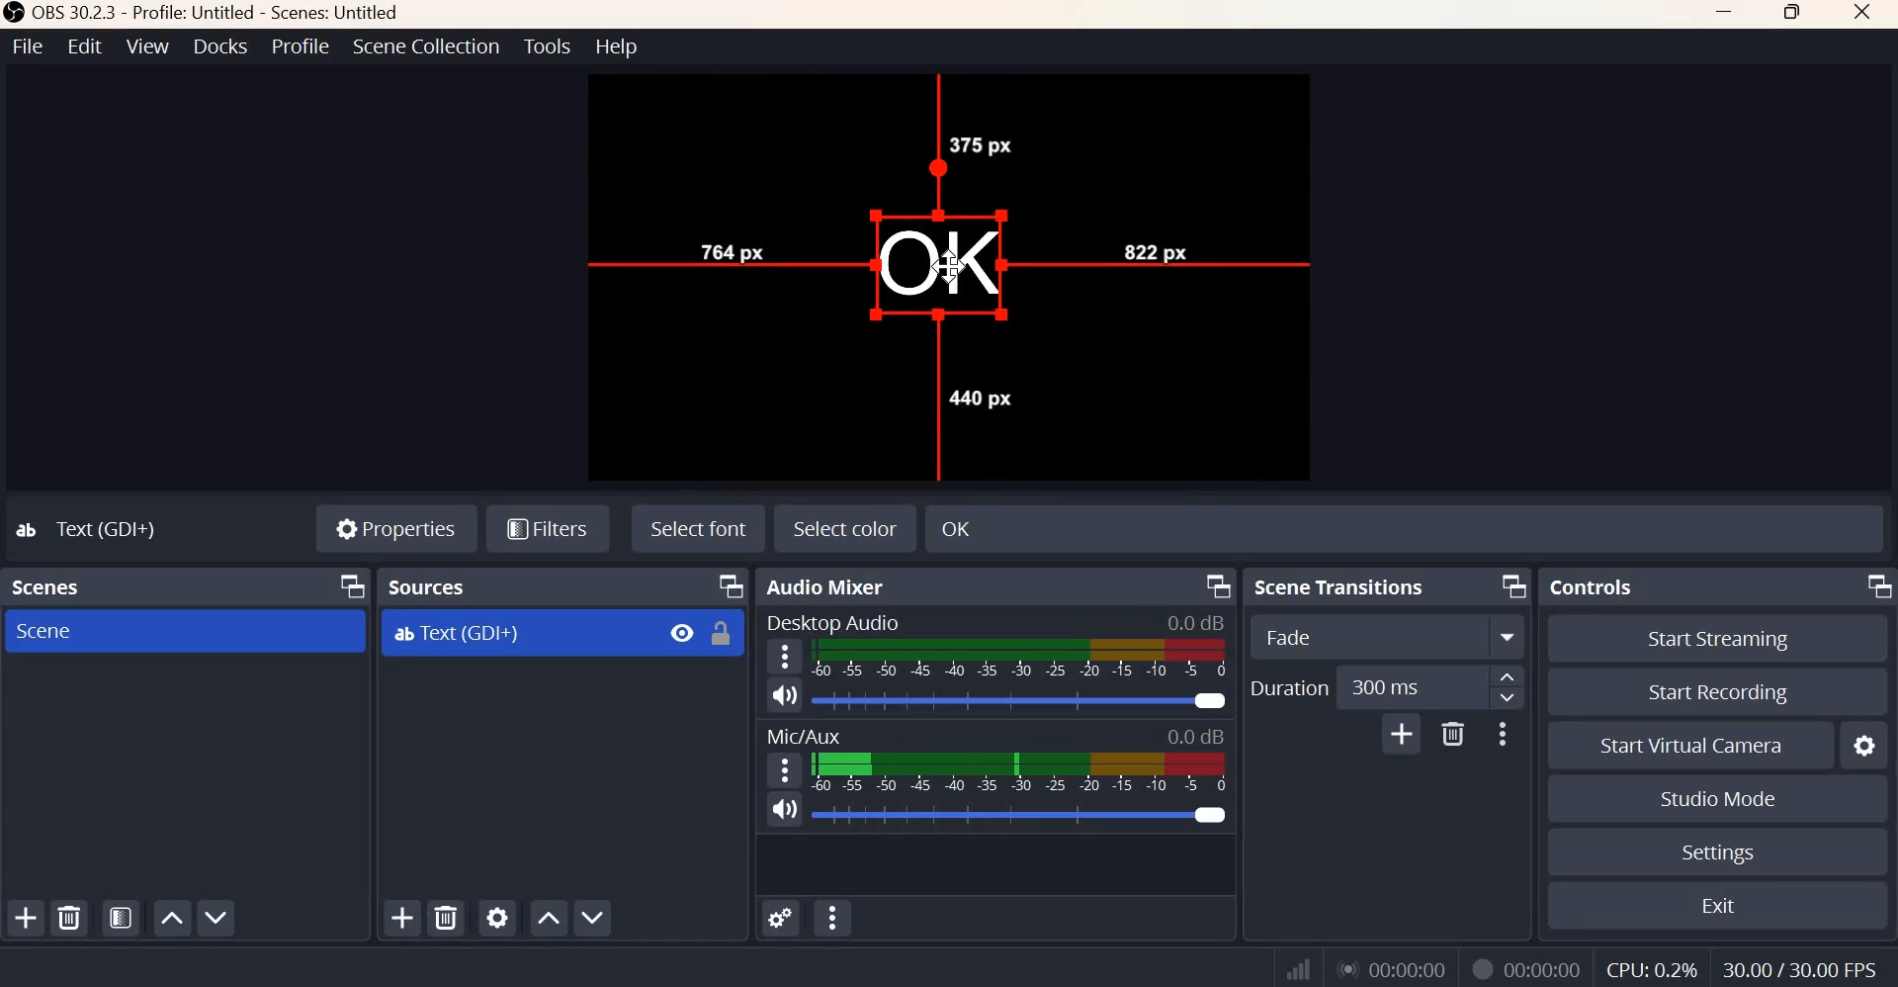  I want to click on File, so click(29, 45).